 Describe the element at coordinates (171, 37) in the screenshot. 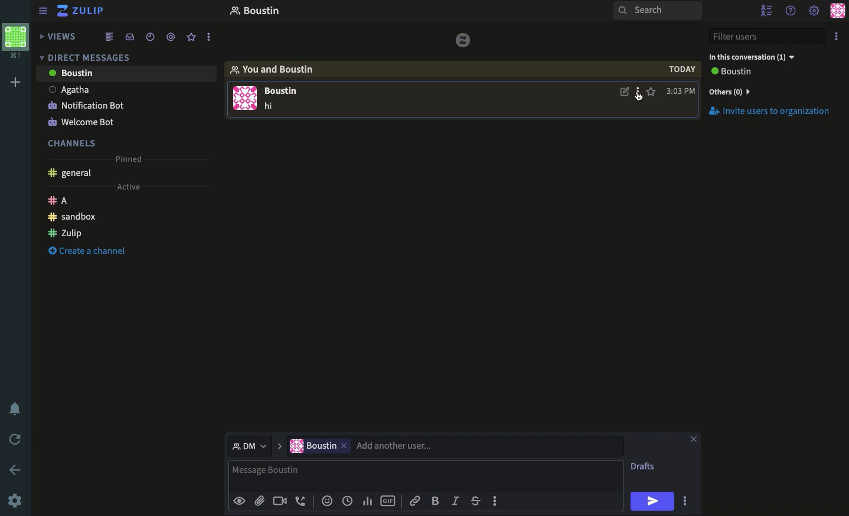

I see `Tagged` at that location.